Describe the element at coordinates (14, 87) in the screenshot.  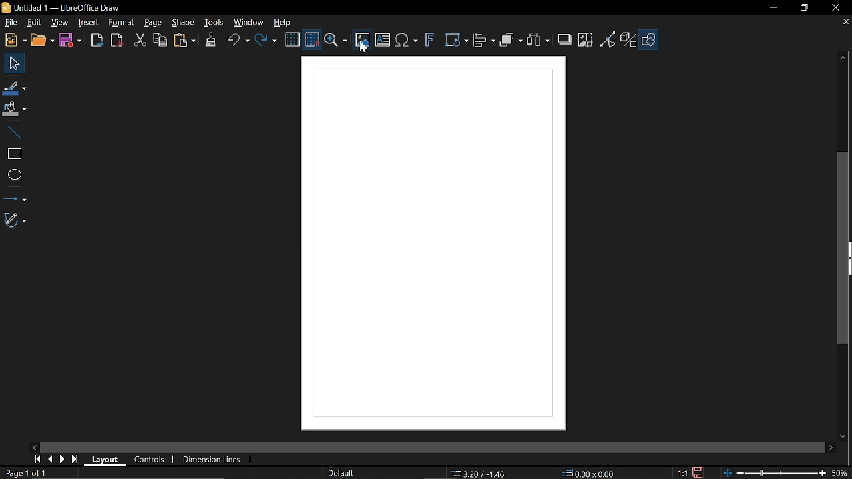
I see `Line color` at that location.